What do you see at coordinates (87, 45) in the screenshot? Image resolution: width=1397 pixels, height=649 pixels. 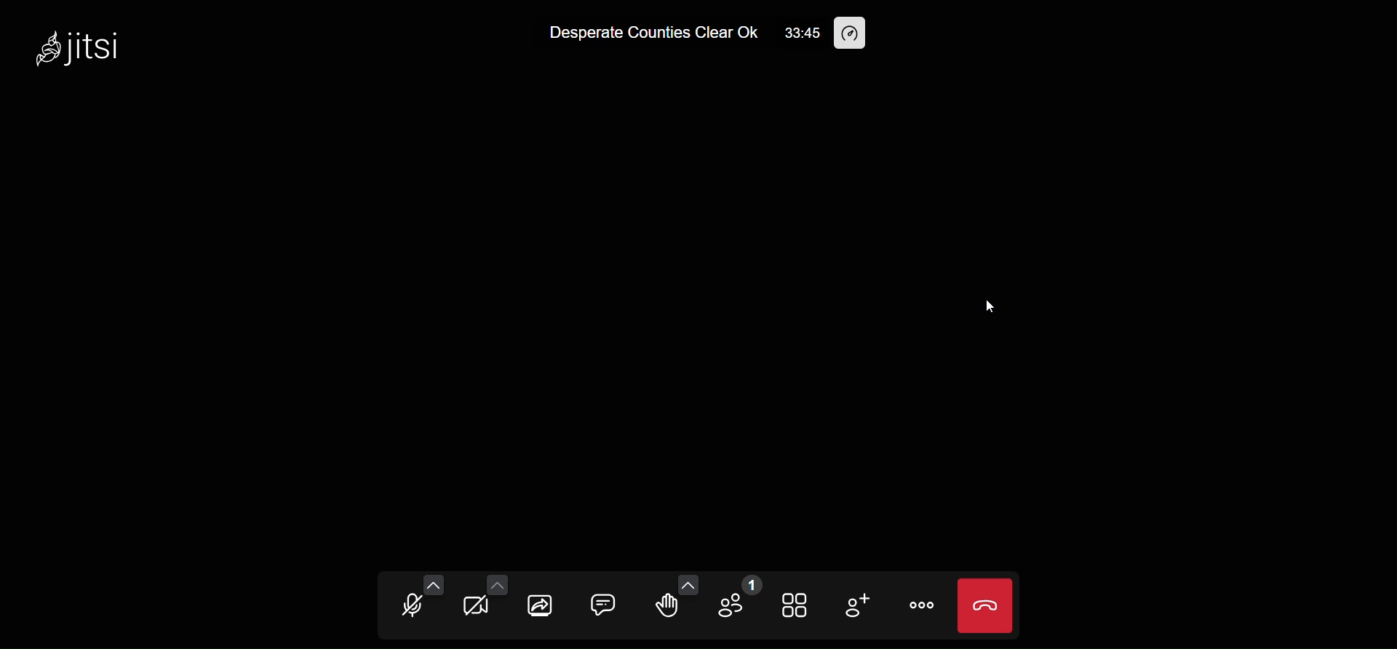 I see `jitsi` at bounding box center [87, 45].